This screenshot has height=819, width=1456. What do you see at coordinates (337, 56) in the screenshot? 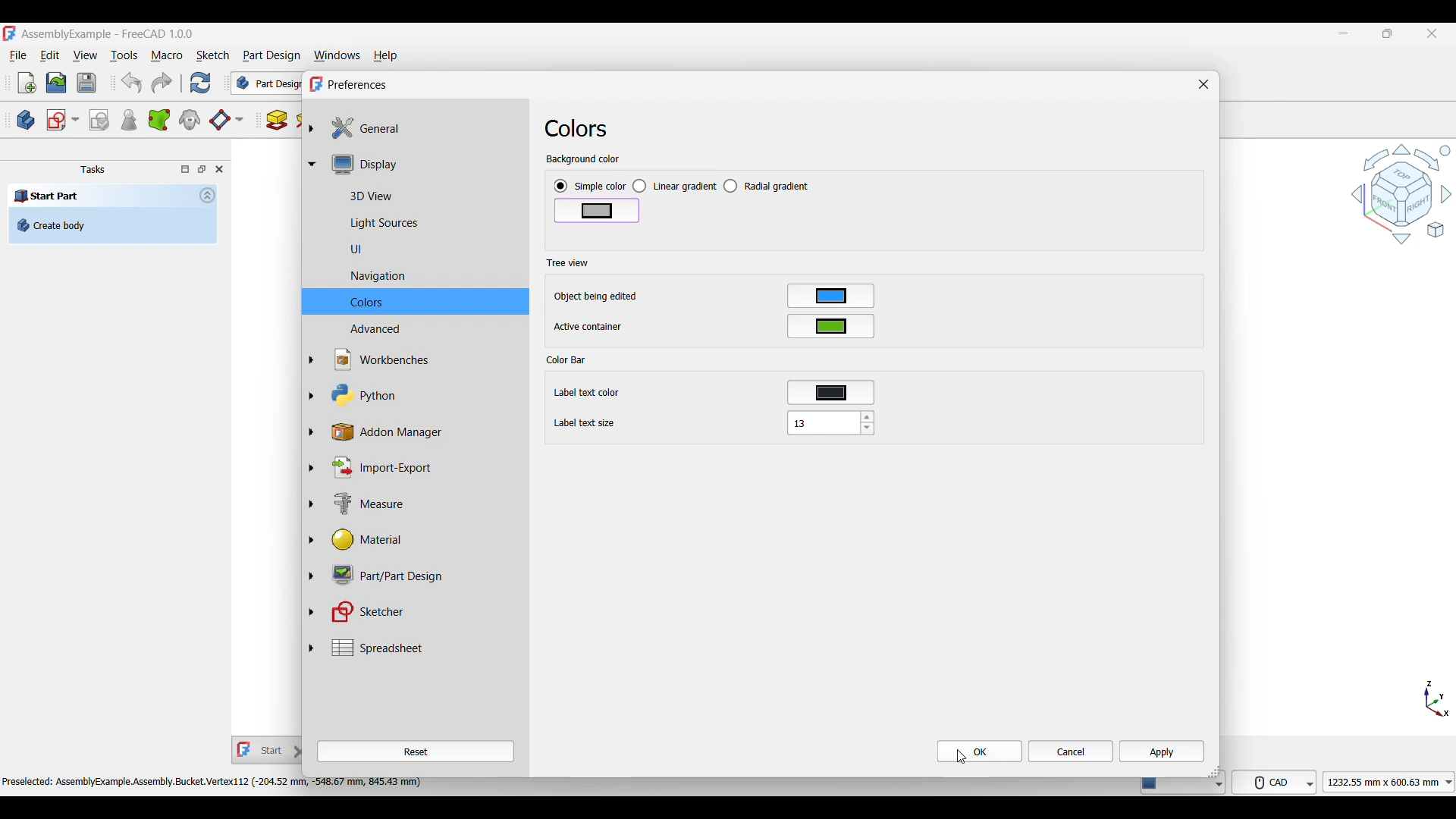
I see `Windows menu` at bounding box center [337, 56].